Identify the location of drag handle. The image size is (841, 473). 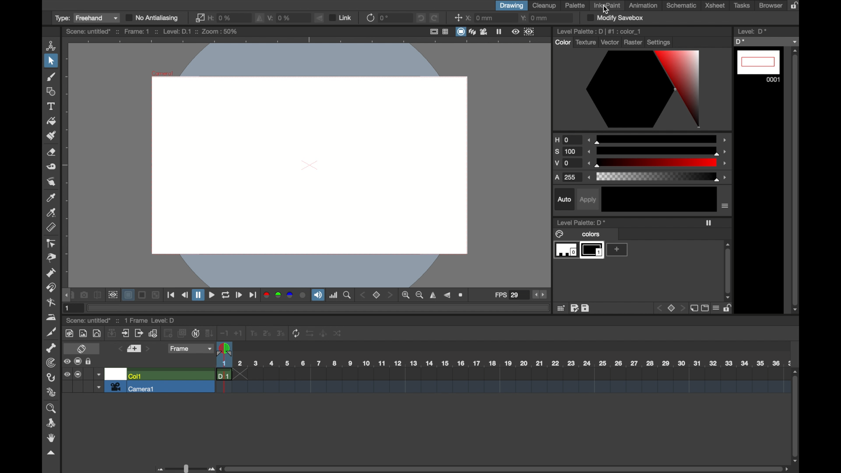
(52, 453).